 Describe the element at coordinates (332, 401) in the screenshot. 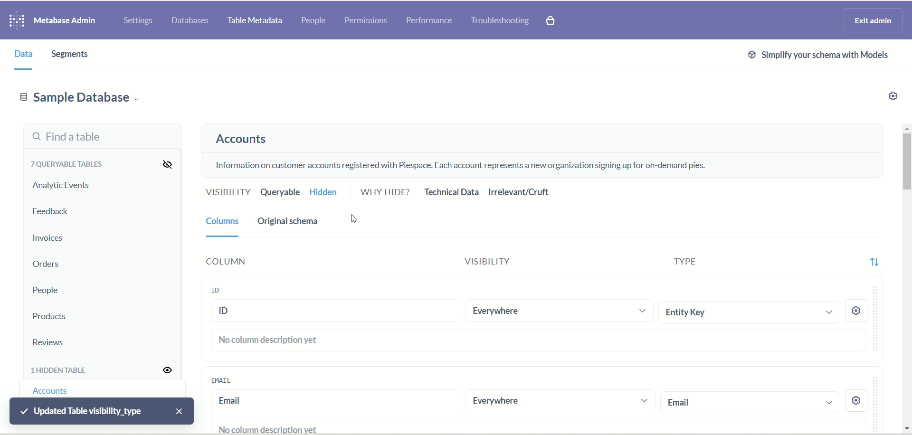

I see `email` at that location.